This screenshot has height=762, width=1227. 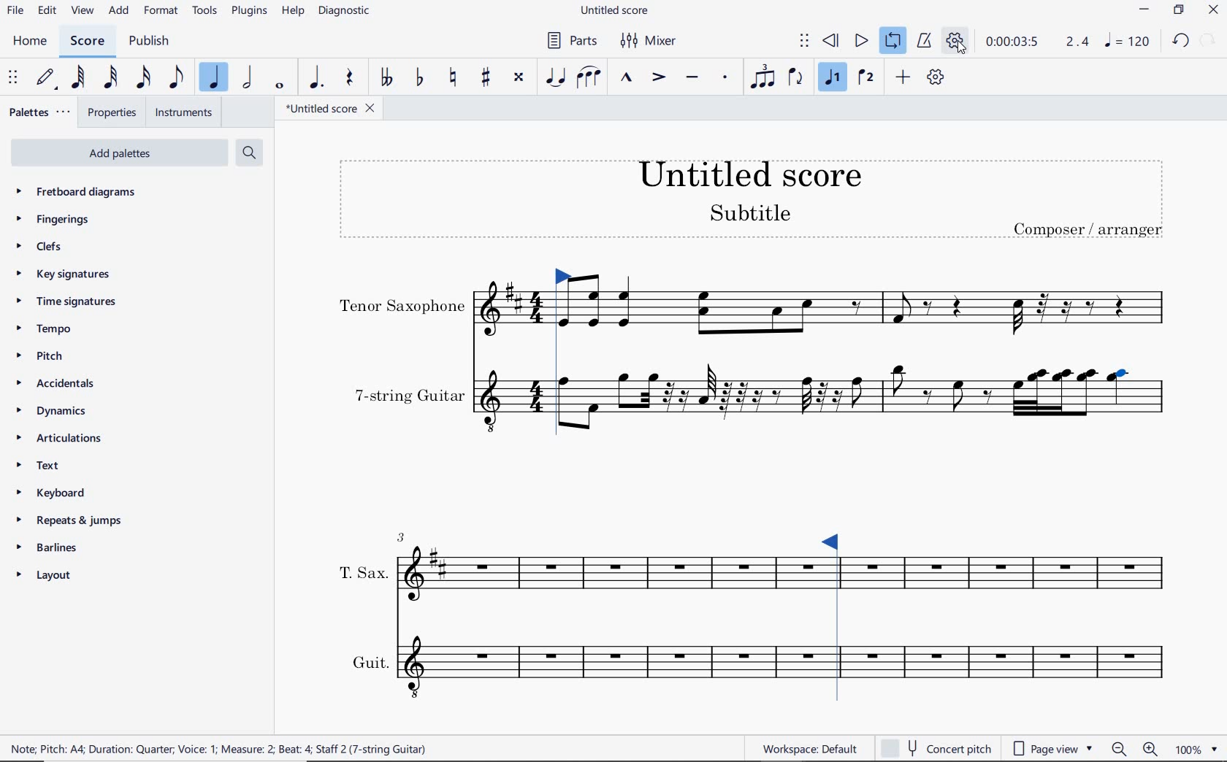 What do you see at coordinates (453, 77) in the screenshot?
I see `TOGGLE NATURAL` at bounding box center [453, 77].